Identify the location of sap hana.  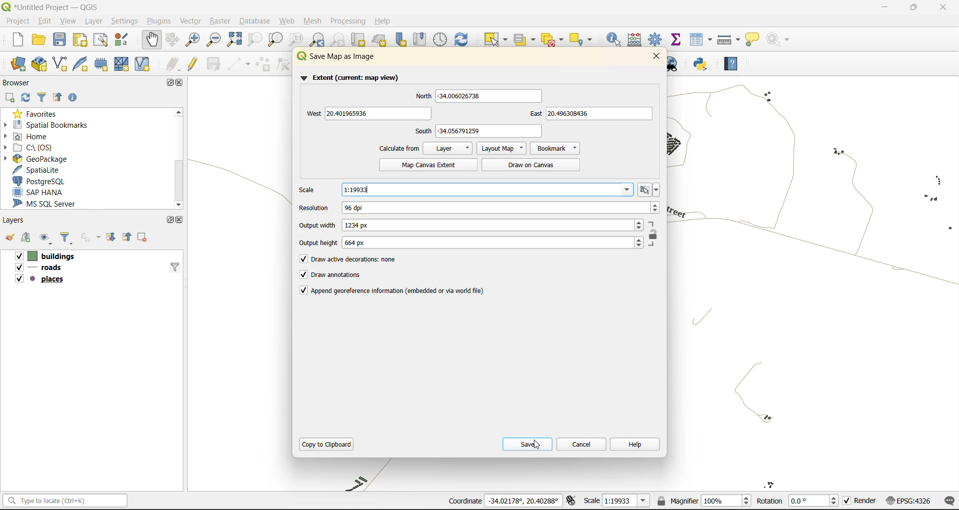
(39, 192).